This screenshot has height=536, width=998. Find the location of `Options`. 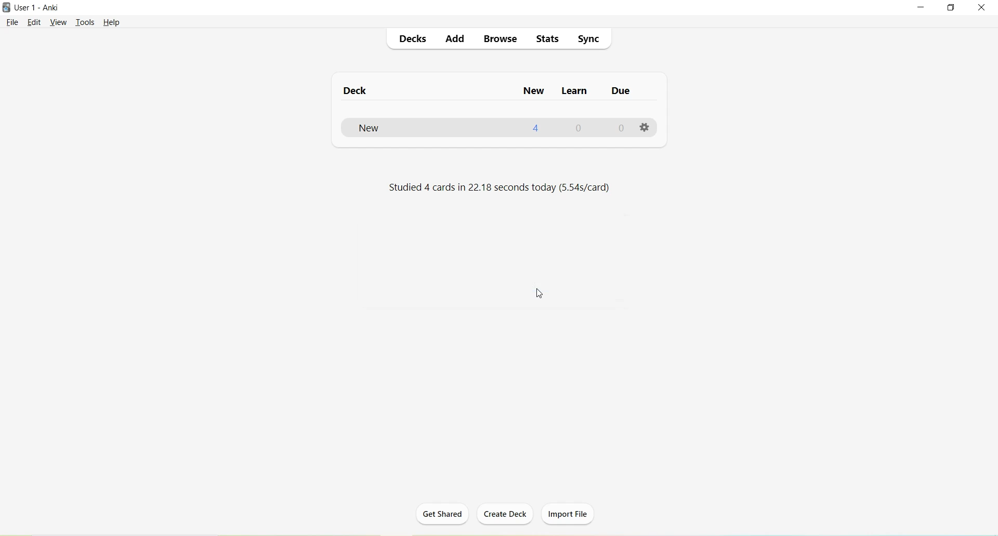

Options is located at coordinates (647, 127).